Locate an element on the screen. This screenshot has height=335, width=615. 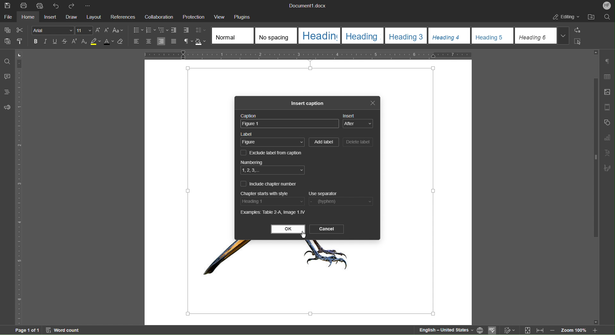
Erase Style is located at coordinates (122, 42).